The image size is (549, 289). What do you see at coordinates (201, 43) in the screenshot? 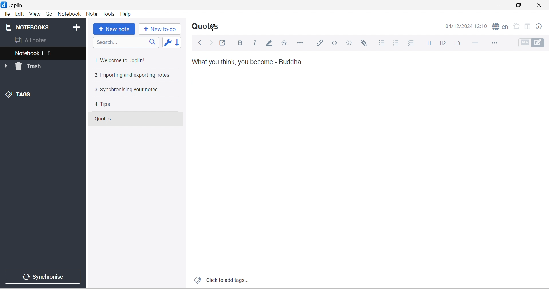
I see `Back` at bounding box center [201, 43].